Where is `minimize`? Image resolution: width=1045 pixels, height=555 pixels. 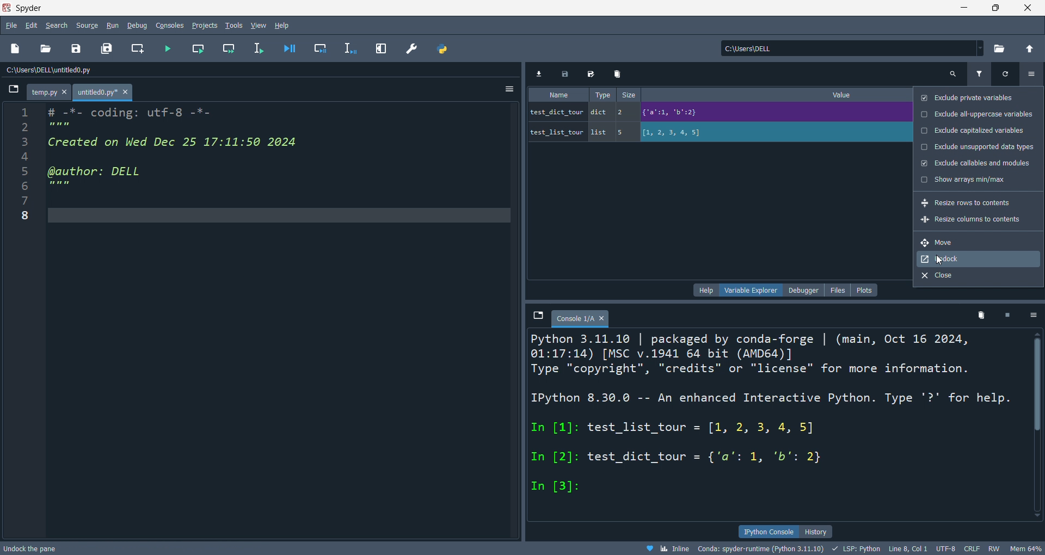 minimize is located at coordinates (961, 8).